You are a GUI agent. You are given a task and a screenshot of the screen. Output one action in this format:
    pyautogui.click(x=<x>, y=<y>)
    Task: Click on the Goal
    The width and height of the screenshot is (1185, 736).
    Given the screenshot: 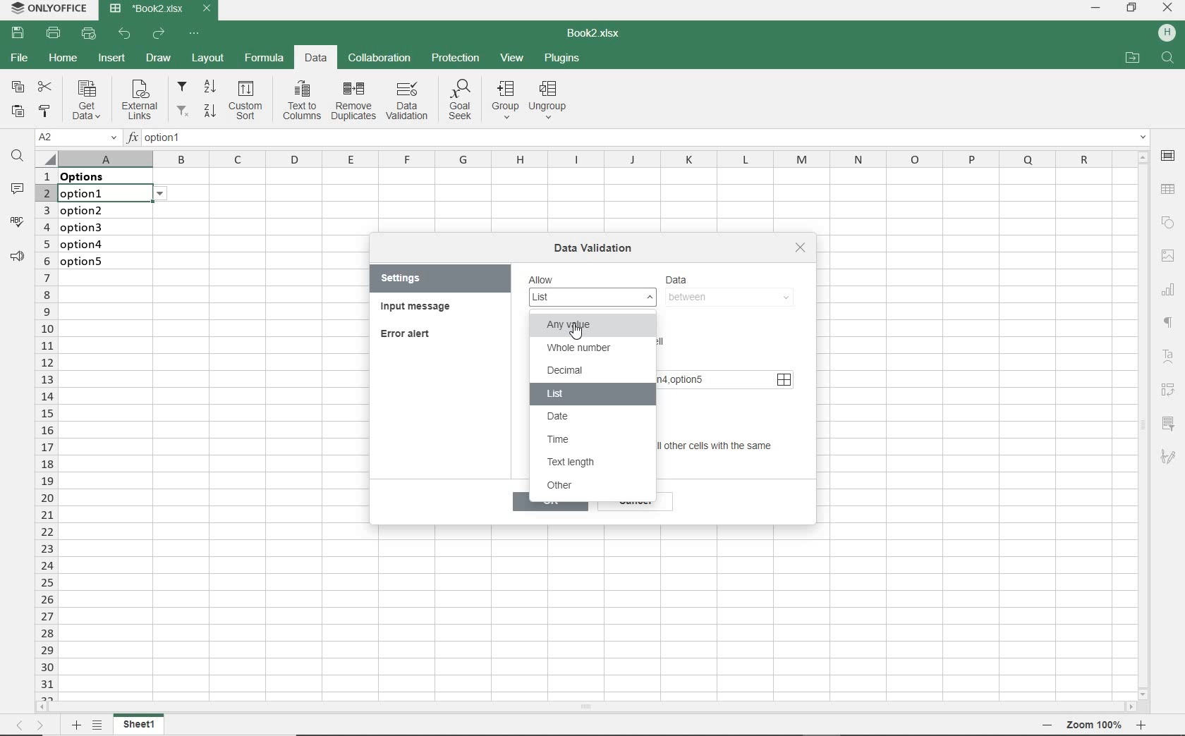 What is the action you would take?
    pyautogui.click(x=458, y=102)
    